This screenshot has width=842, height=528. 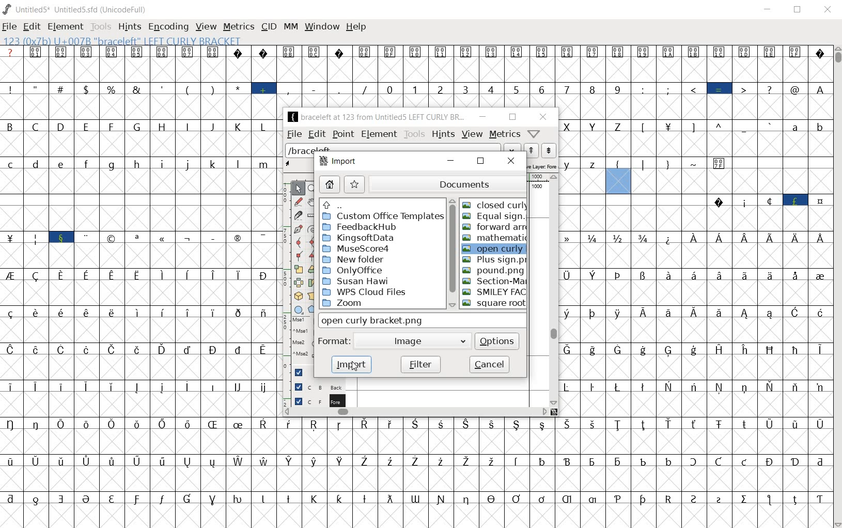 What do you see at coordinates (290, 27) in the screenshot?
I see `mm` at bounding box center [290, 27].